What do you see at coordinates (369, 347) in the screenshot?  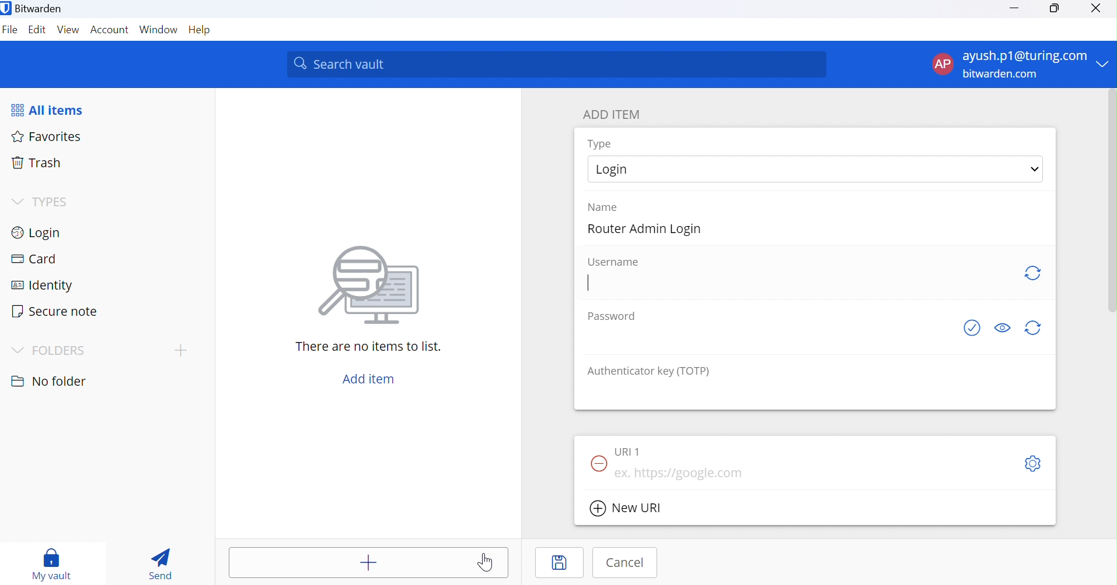 I see `There are no items to list.` at bounding box center [369, 347].